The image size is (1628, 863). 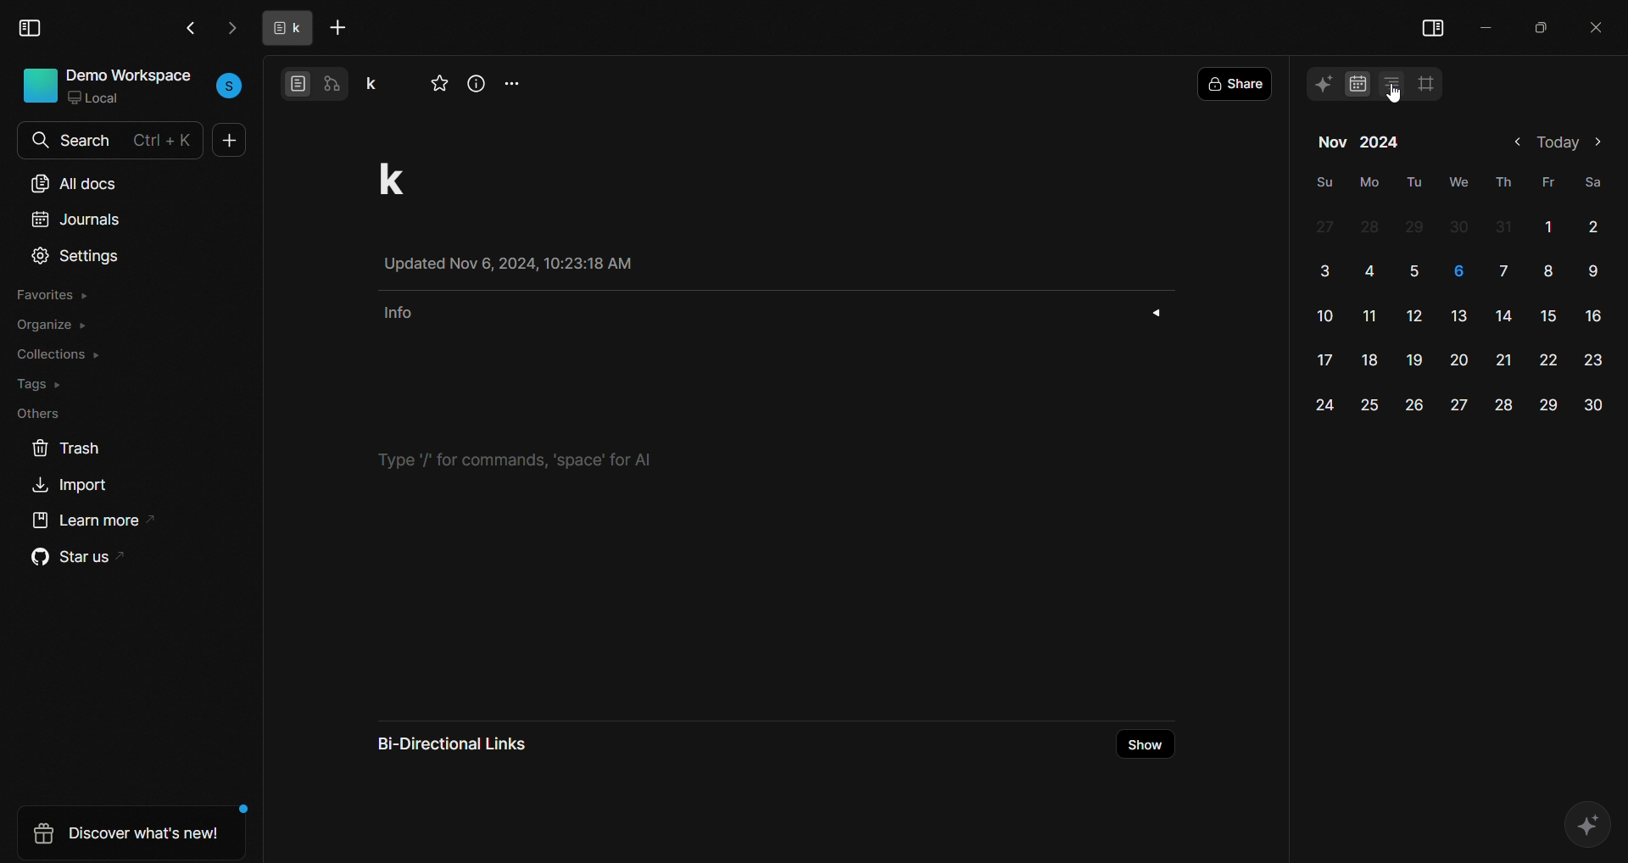 I want to click on bi-directional links, so click(x=467, y=742).